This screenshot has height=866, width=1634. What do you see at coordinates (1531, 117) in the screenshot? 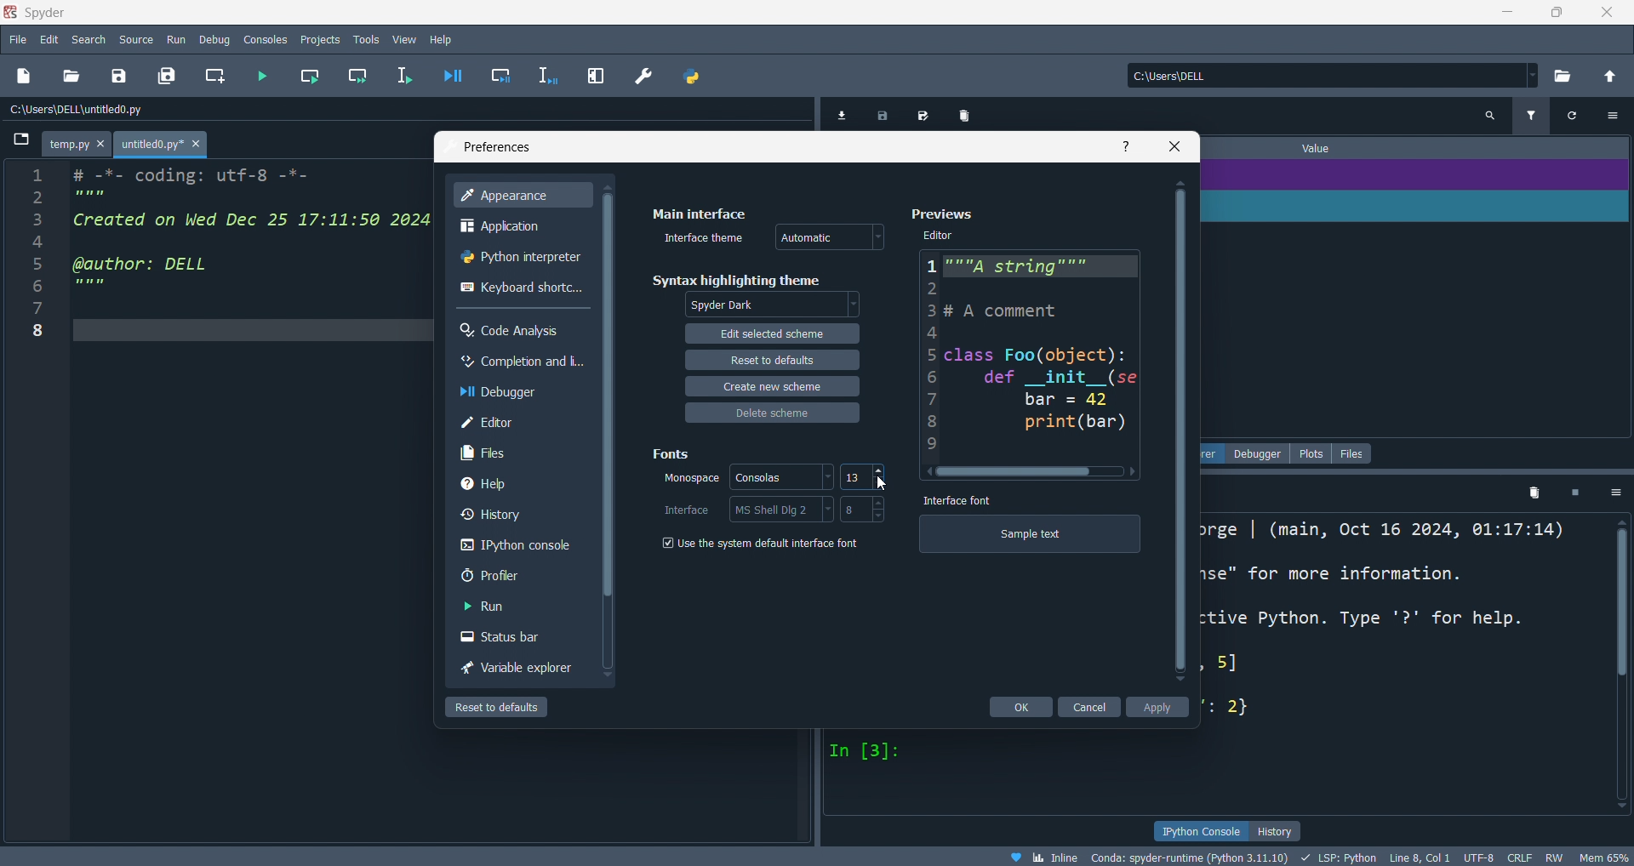
I see `filter variables` at bounding box center [1531, 117].